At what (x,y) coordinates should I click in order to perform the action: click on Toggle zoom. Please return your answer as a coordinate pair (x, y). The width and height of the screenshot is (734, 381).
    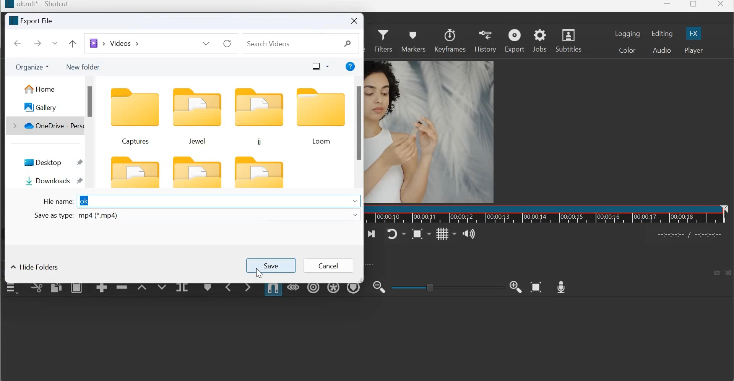
    Looking at the image, I should click on (421, 233).